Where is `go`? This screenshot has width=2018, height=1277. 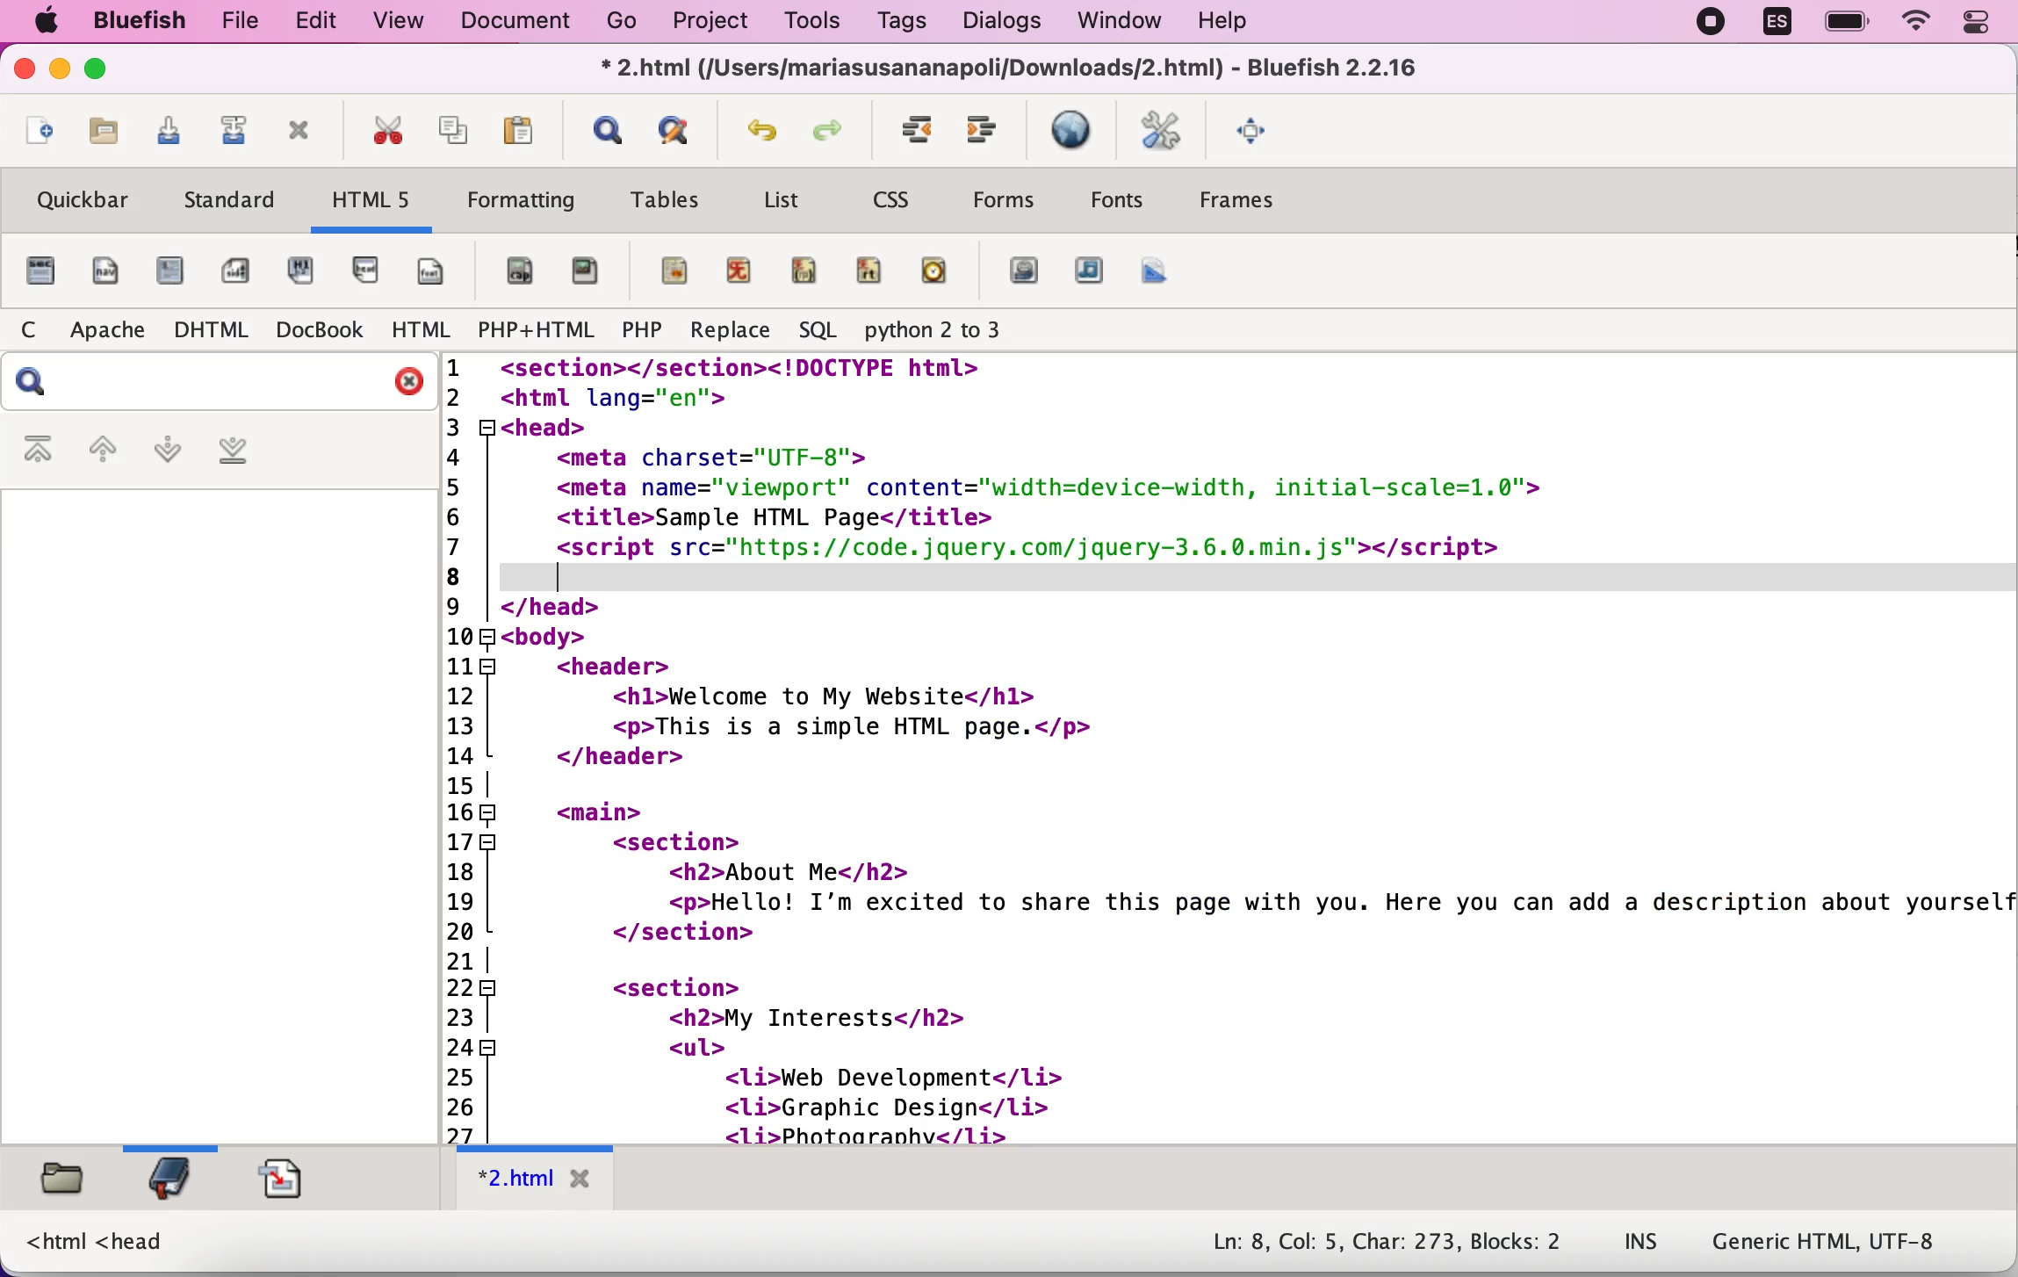
go is located at coordinates (624, 25).